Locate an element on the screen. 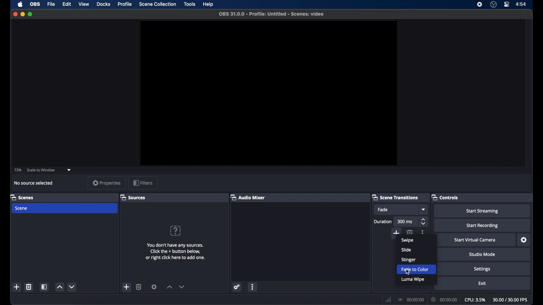 This screenshot has width=543, height=305. scene collection is located at coordinates (158, 4).